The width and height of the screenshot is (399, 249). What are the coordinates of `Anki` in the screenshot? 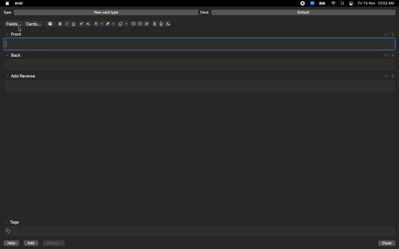 It's located at (18, 4).